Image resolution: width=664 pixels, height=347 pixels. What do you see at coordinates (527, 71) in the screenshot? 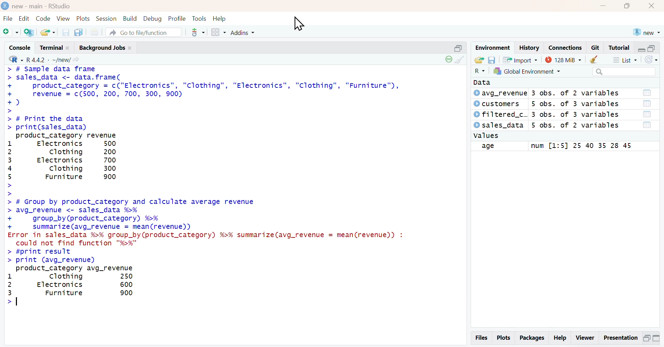
I see `Select Environment - Global Environment` at bounding box center [527, 71].